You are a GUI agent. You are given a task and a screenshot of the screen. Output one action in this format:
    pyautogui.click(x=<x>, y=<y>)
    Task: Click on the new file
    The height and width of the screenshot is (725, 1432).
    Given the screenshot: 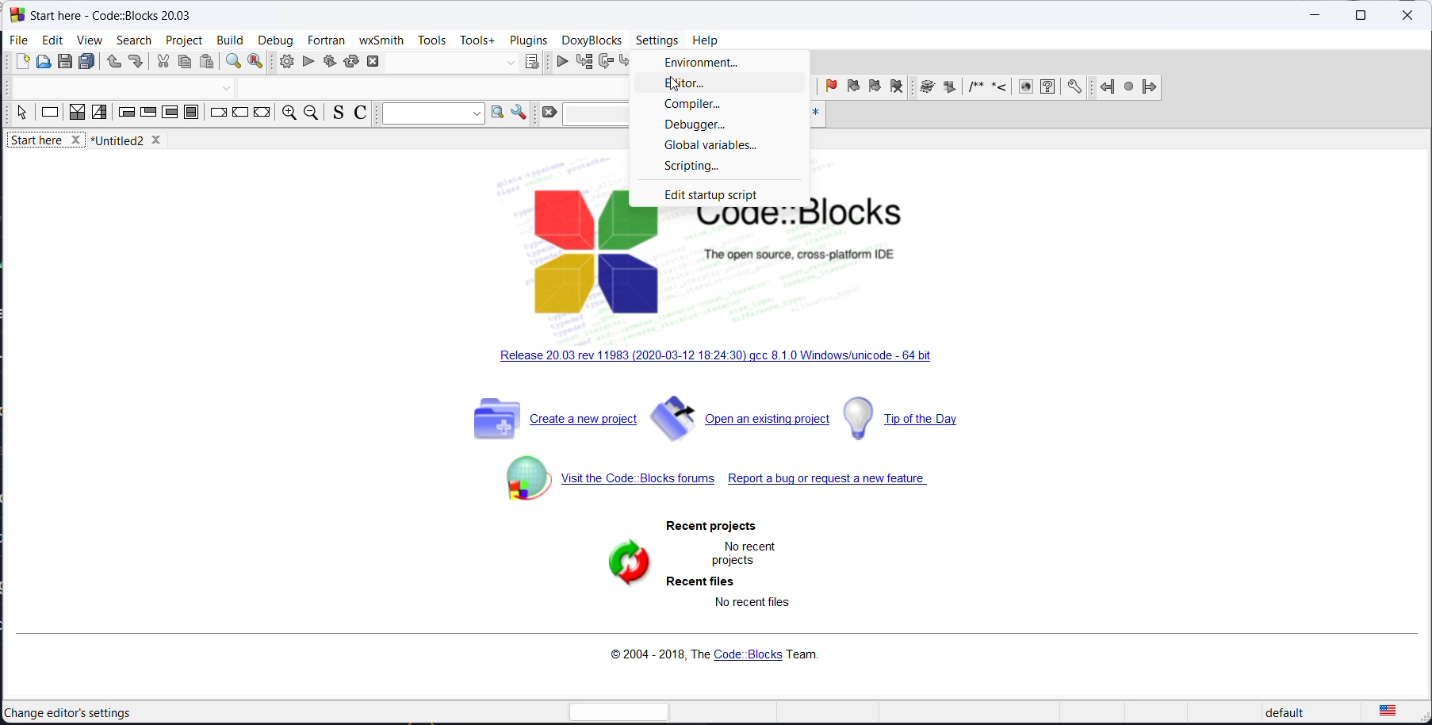 What is the action you would take?
    pyautogui.click(x=23, y=65)
    